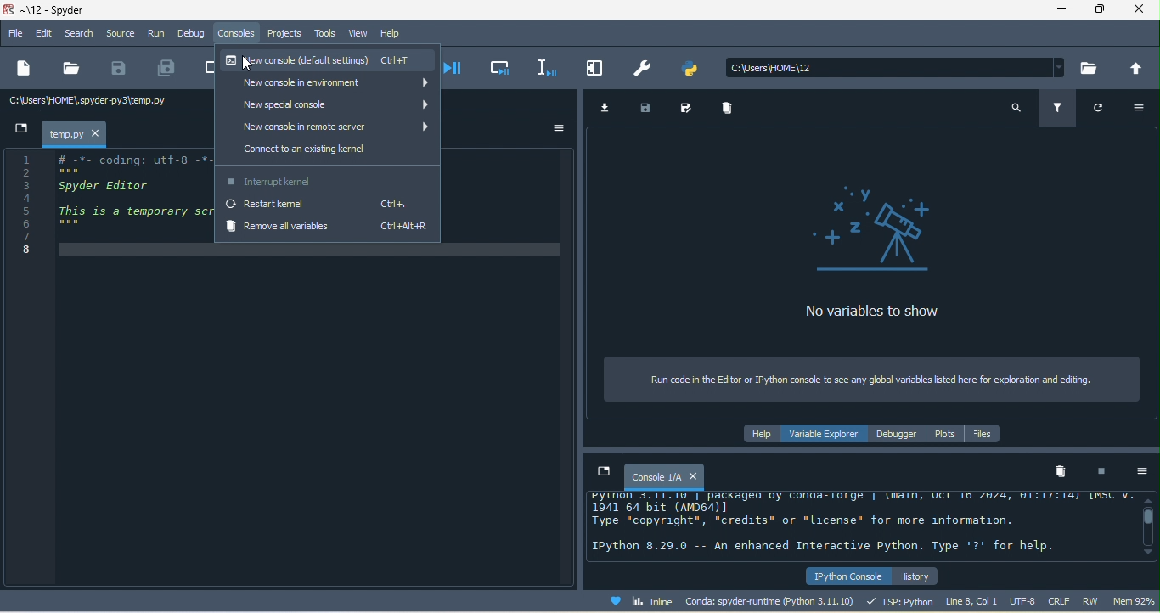 The width and height of the screenshot is (1160, 613). Describe the element at coordinates (328, 85) in the screenshot. I see `new console in environment` at that location.